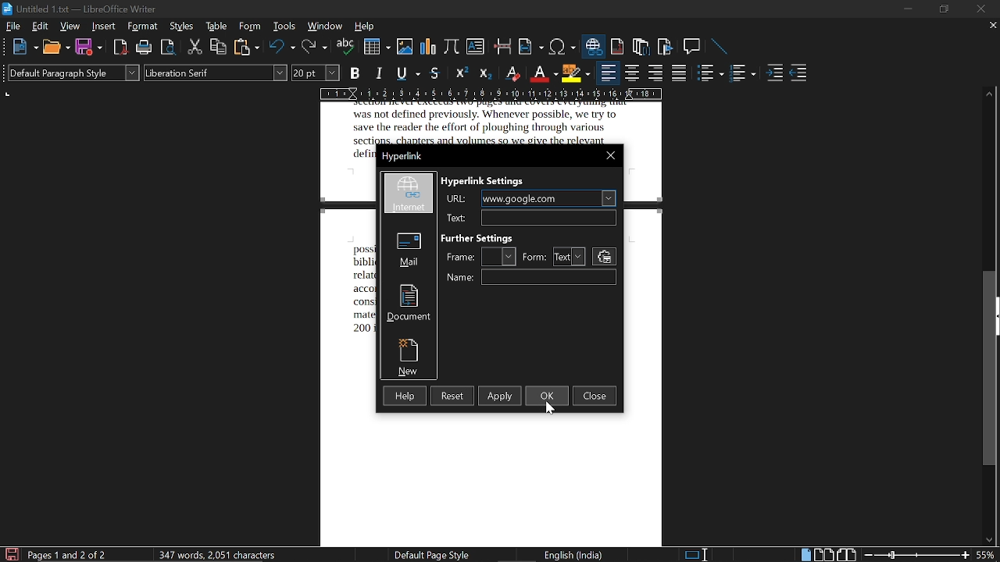 The height and width of the screenshot is (562, 1000). I want to click on font size, so click(316, 73).